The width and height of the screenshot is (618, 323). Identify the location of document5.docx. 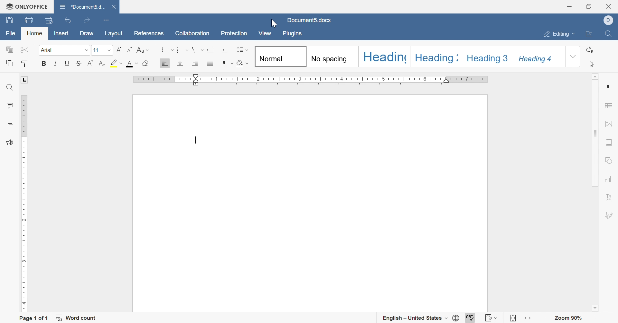
(80, 5).